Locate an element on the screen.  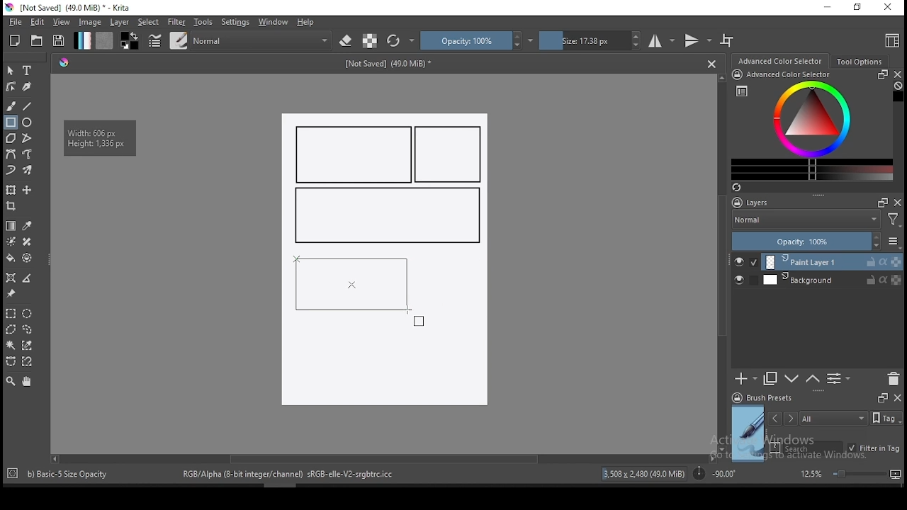
new is located at coordinates (15, 40).